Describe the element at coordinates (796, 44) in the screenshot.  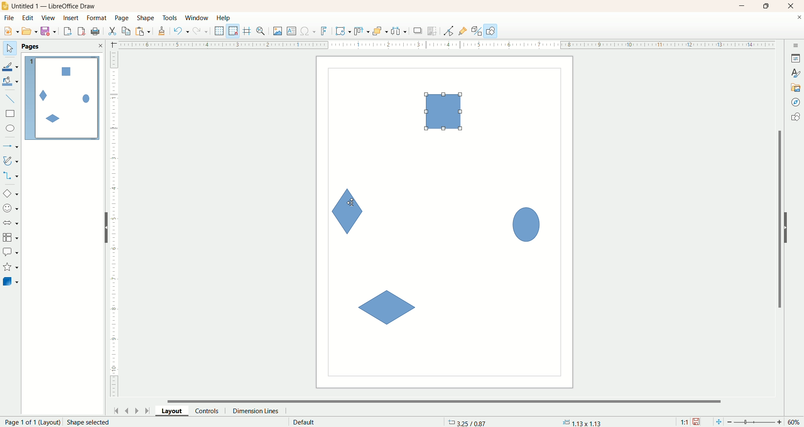
I see `sidebar settings` at that location.